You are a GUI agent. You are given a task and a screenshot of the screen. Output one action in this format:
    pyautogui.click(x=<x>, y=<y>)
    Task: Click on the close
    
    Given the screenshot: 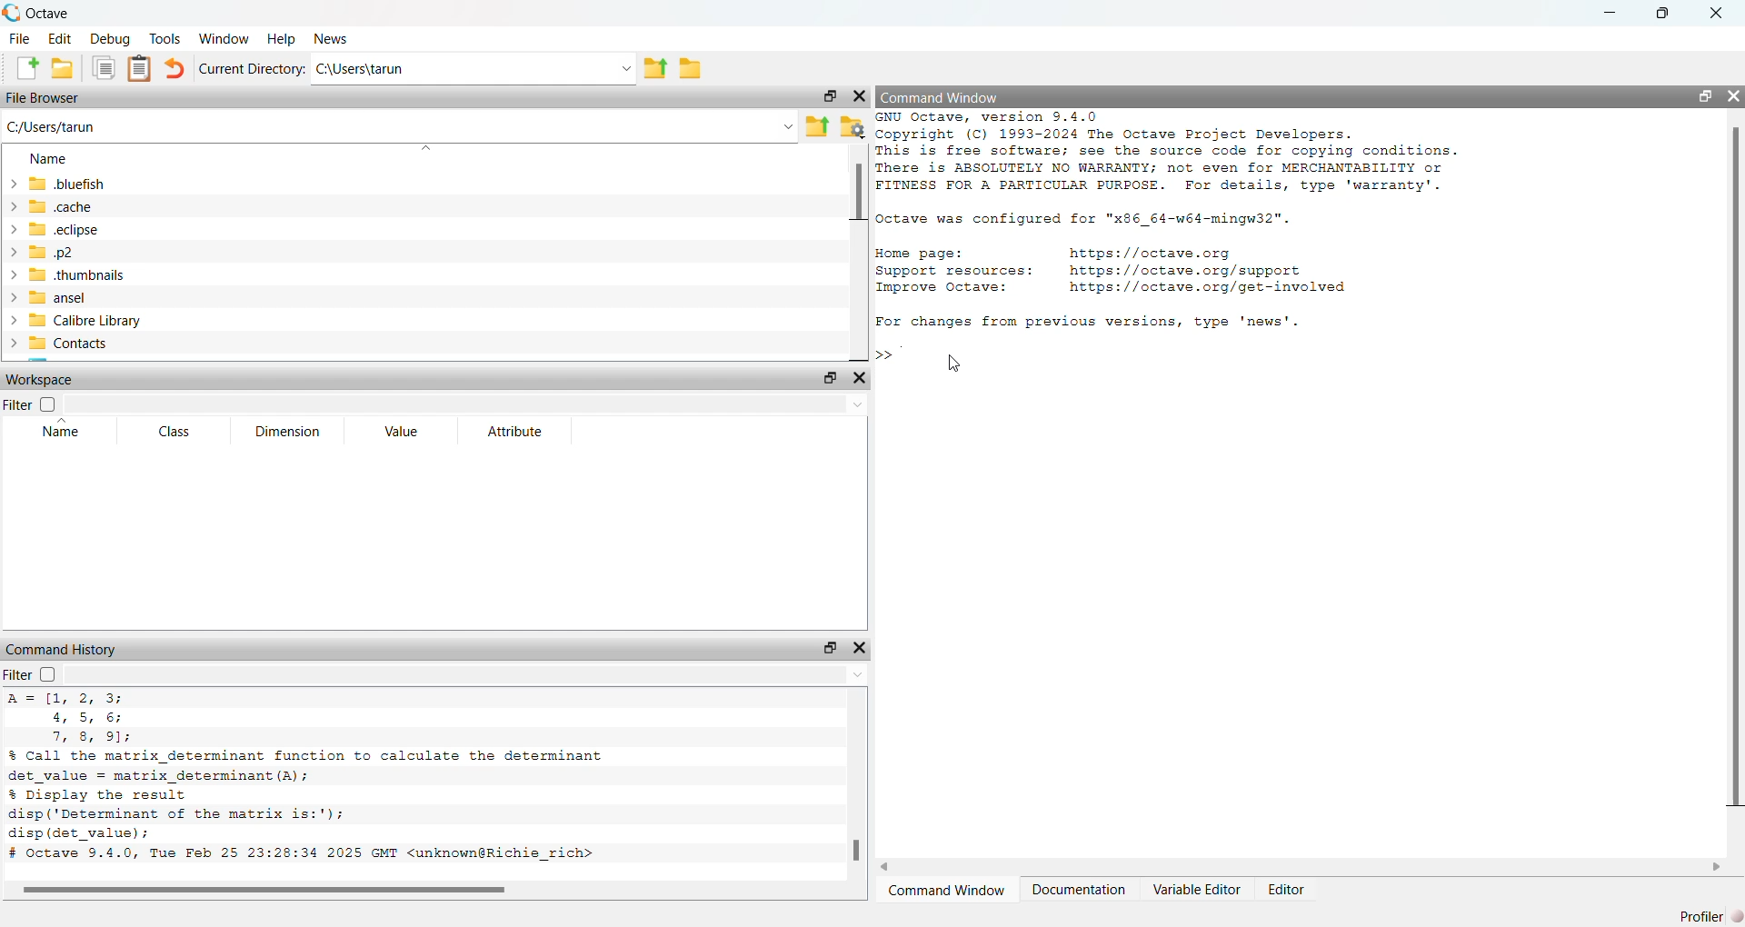 What is the action you would take?
    pyautogui.click(x=1732, y=97)
    